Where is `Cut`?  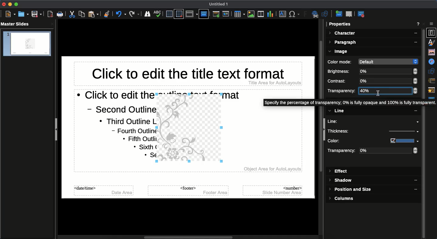 Cut is located at coordinates (73, 14).